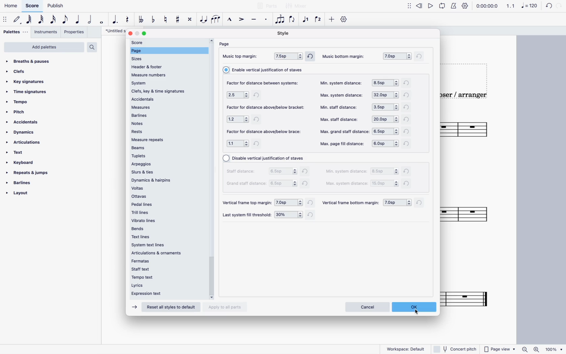 The height and width of the screenshot is (354, 566). I want to click on ottavas, so click(167, 197).